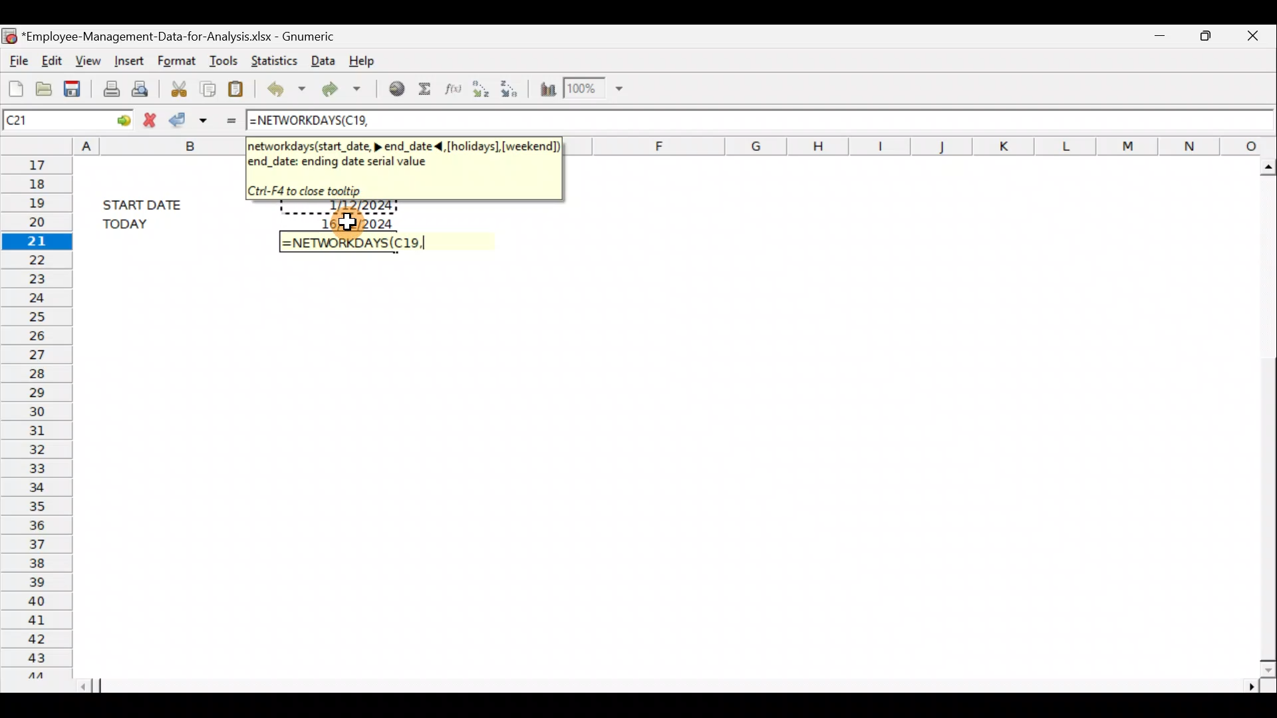 The height and width of the screenshot is (718, 1277). I want to click on START DATE, so click(150, 203).